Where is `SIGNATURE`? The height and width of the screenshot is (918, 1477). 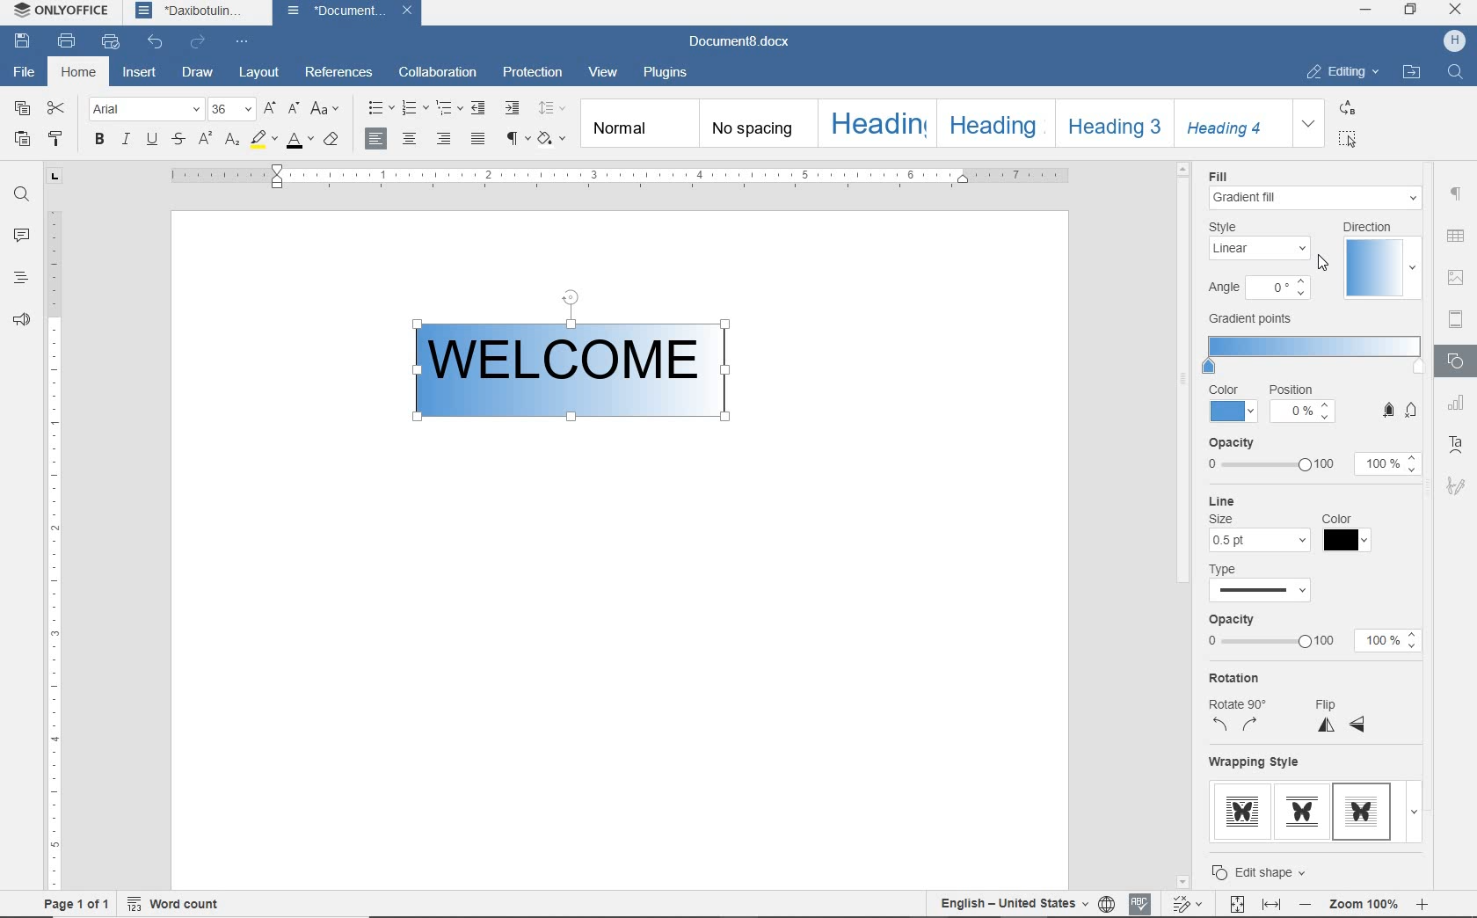 SIGNATURE is located at coordinates (1457, 485).